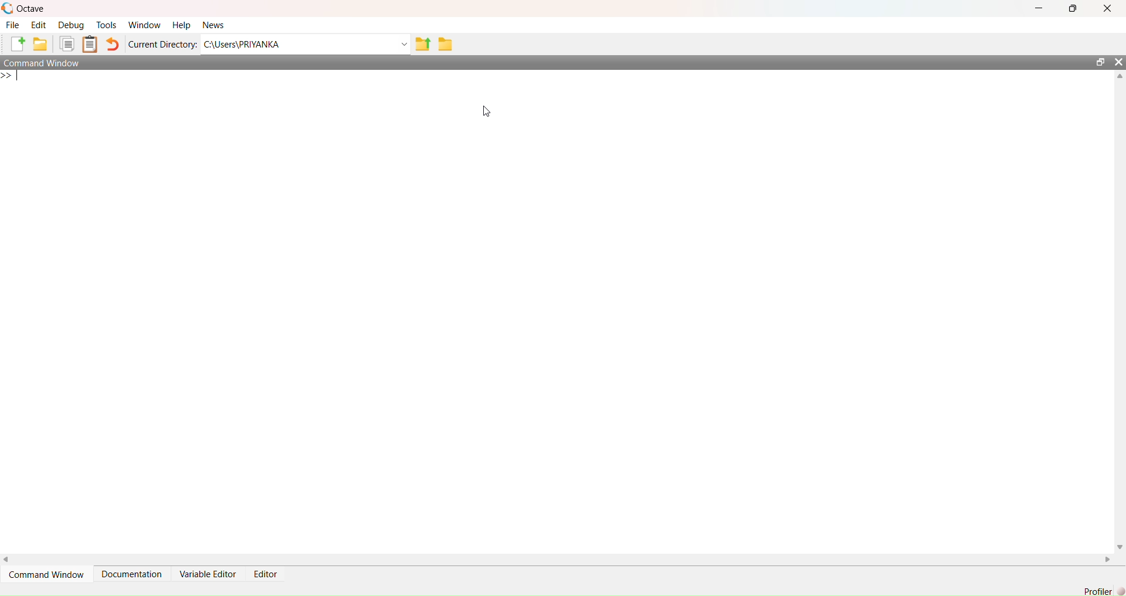  I want to click on Undo, so click(113, 44).